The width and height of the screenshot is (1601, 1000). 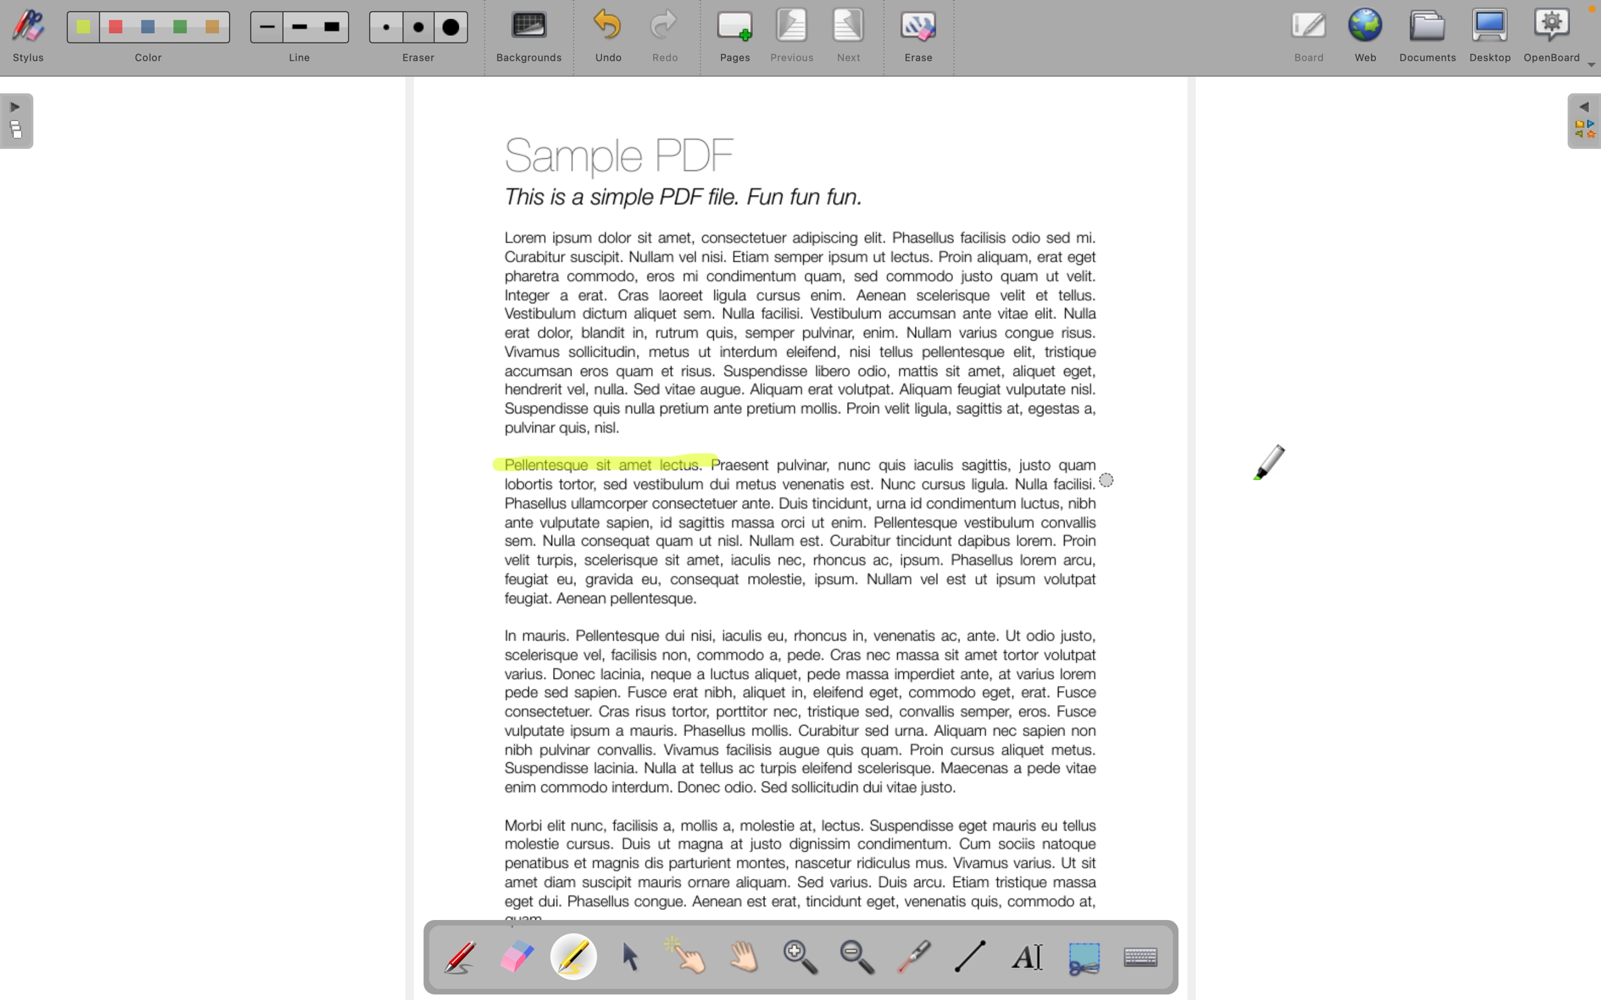 I want to click on zoom out, so click(x=861, y=960).